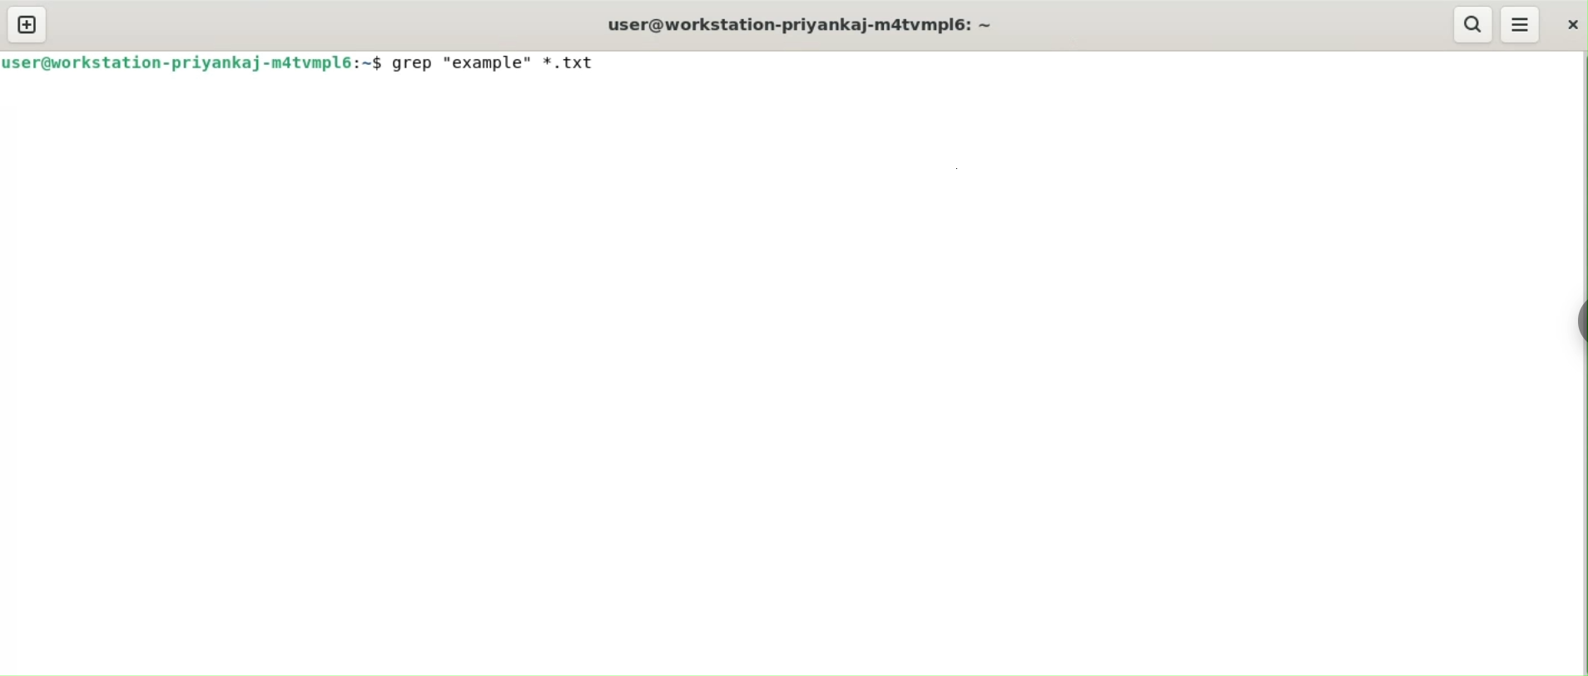 This screenshot has width=1588, height=676. What do you see at coordinates (499, 64) in the screenshot?
I see `grep "example" *.txt` at bounding box center [499, 64].